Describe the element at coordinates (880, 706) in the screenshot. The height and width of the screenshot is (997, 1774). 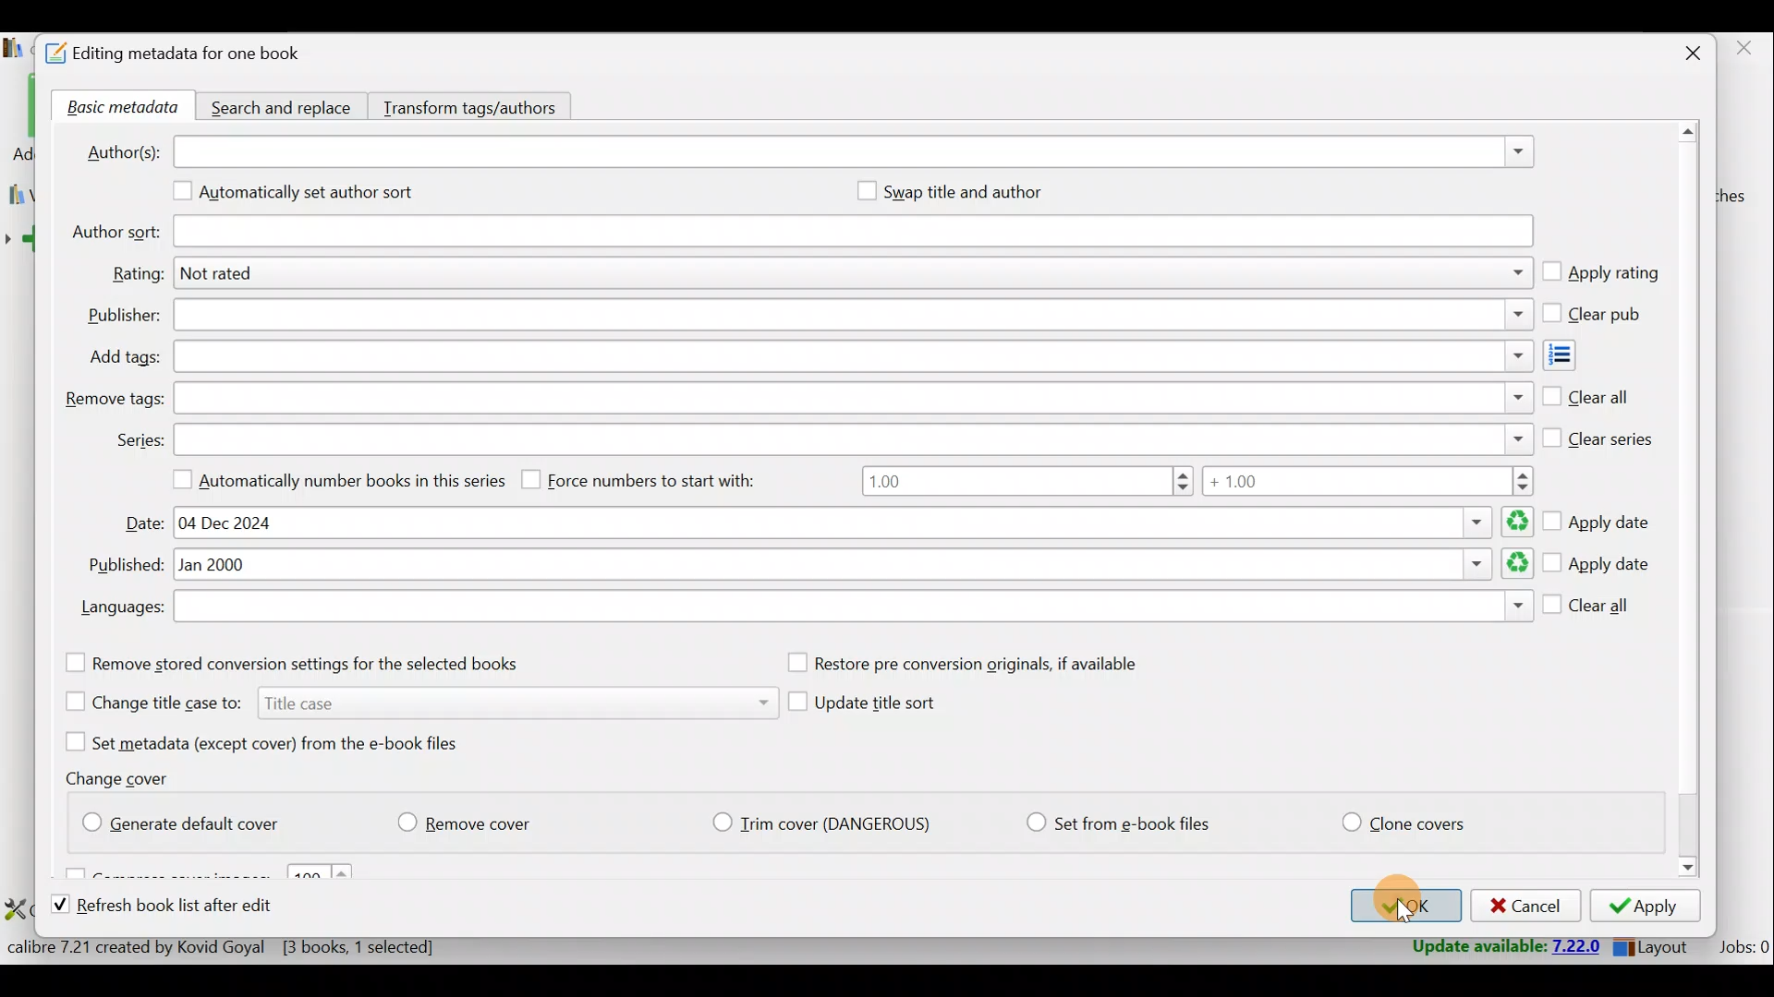
I see `Update title sort` at that location.